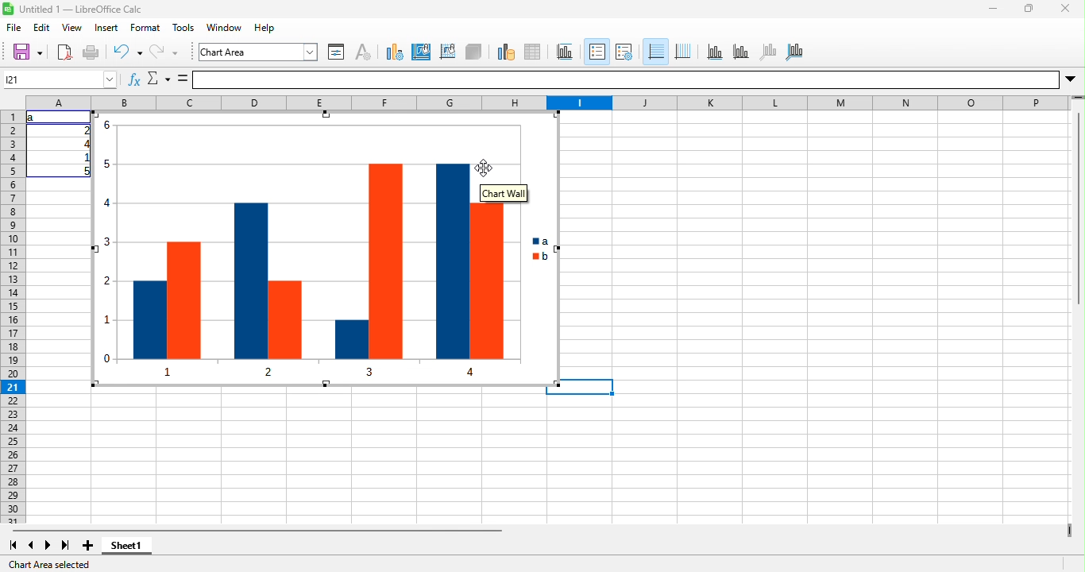 The width and height of the screenshot is (1085, 572). What do you see at coordinates (48, 545) in the screenshot?
I see `next sheet` at bounding box center [48, 545].